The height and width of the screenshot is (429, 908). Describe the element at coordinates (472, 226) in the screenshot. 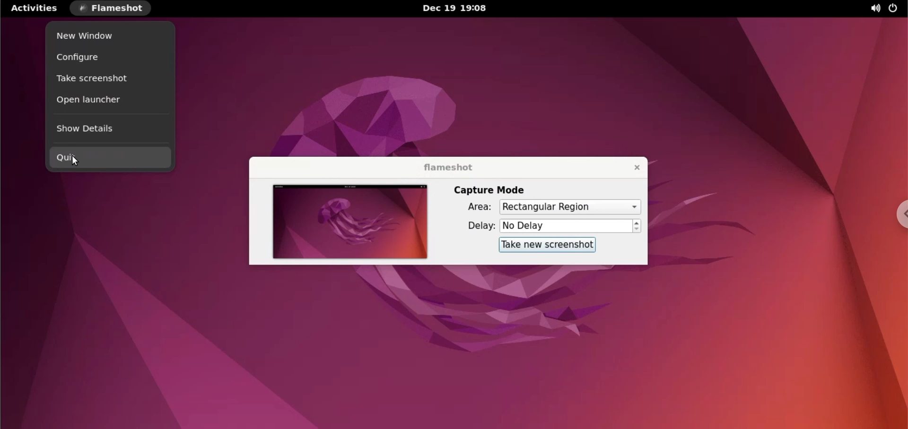

I see `delay:` at that location.